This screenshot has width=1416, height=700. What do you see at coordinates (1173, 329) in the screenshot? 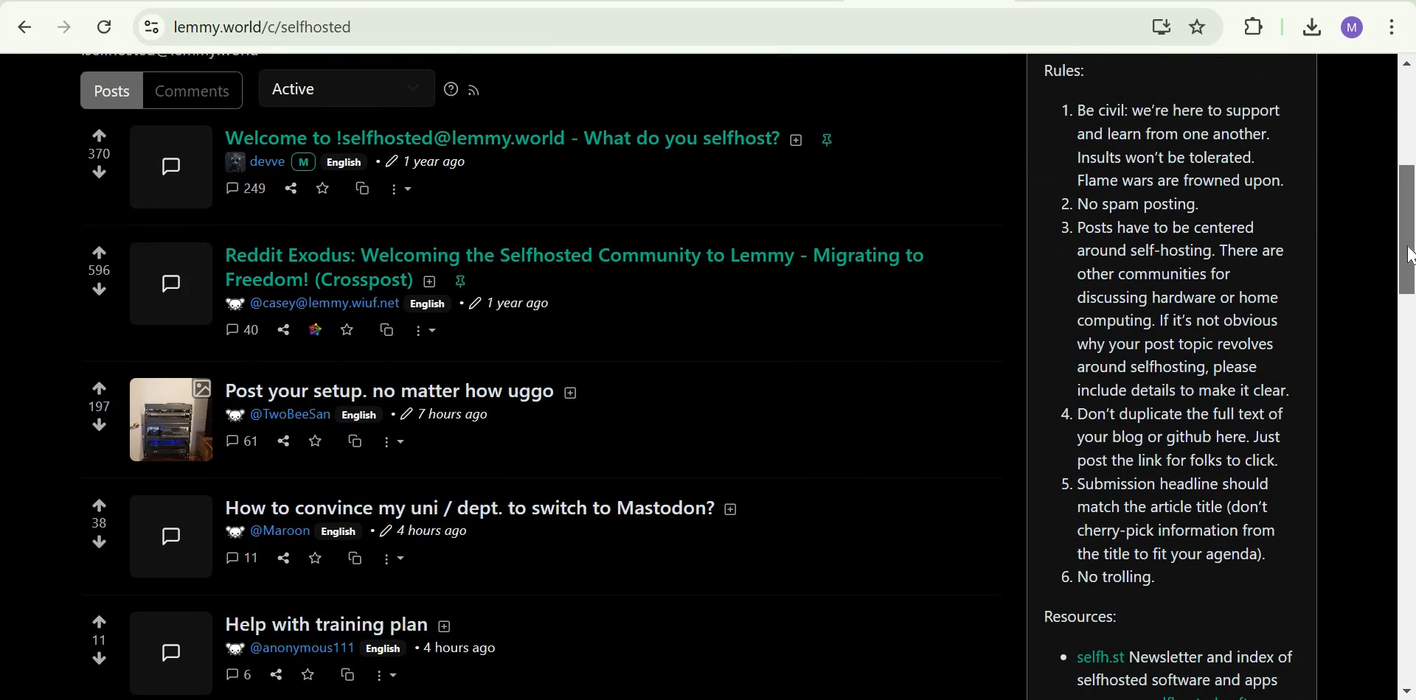
I see `Community rules` at bounding box center [1173, 329].